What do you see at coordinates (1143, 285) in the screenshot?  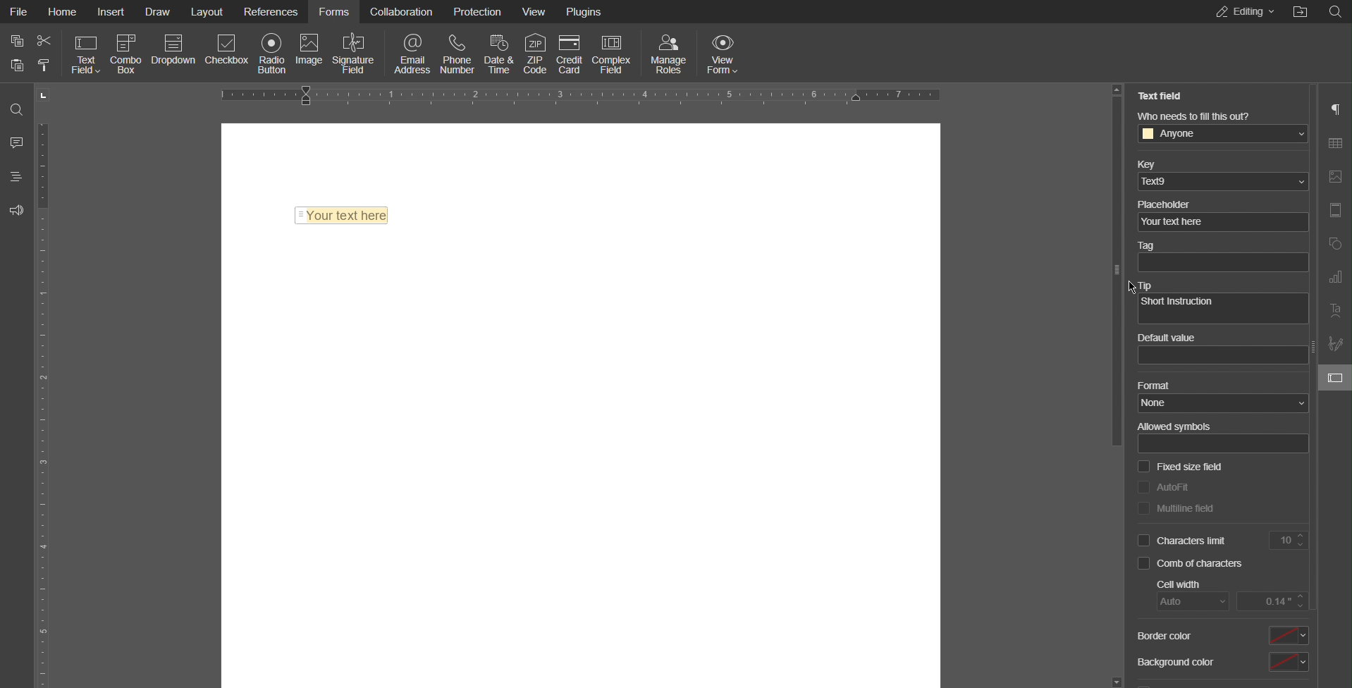 I see `Tip` at bounding box center [1143, 285].